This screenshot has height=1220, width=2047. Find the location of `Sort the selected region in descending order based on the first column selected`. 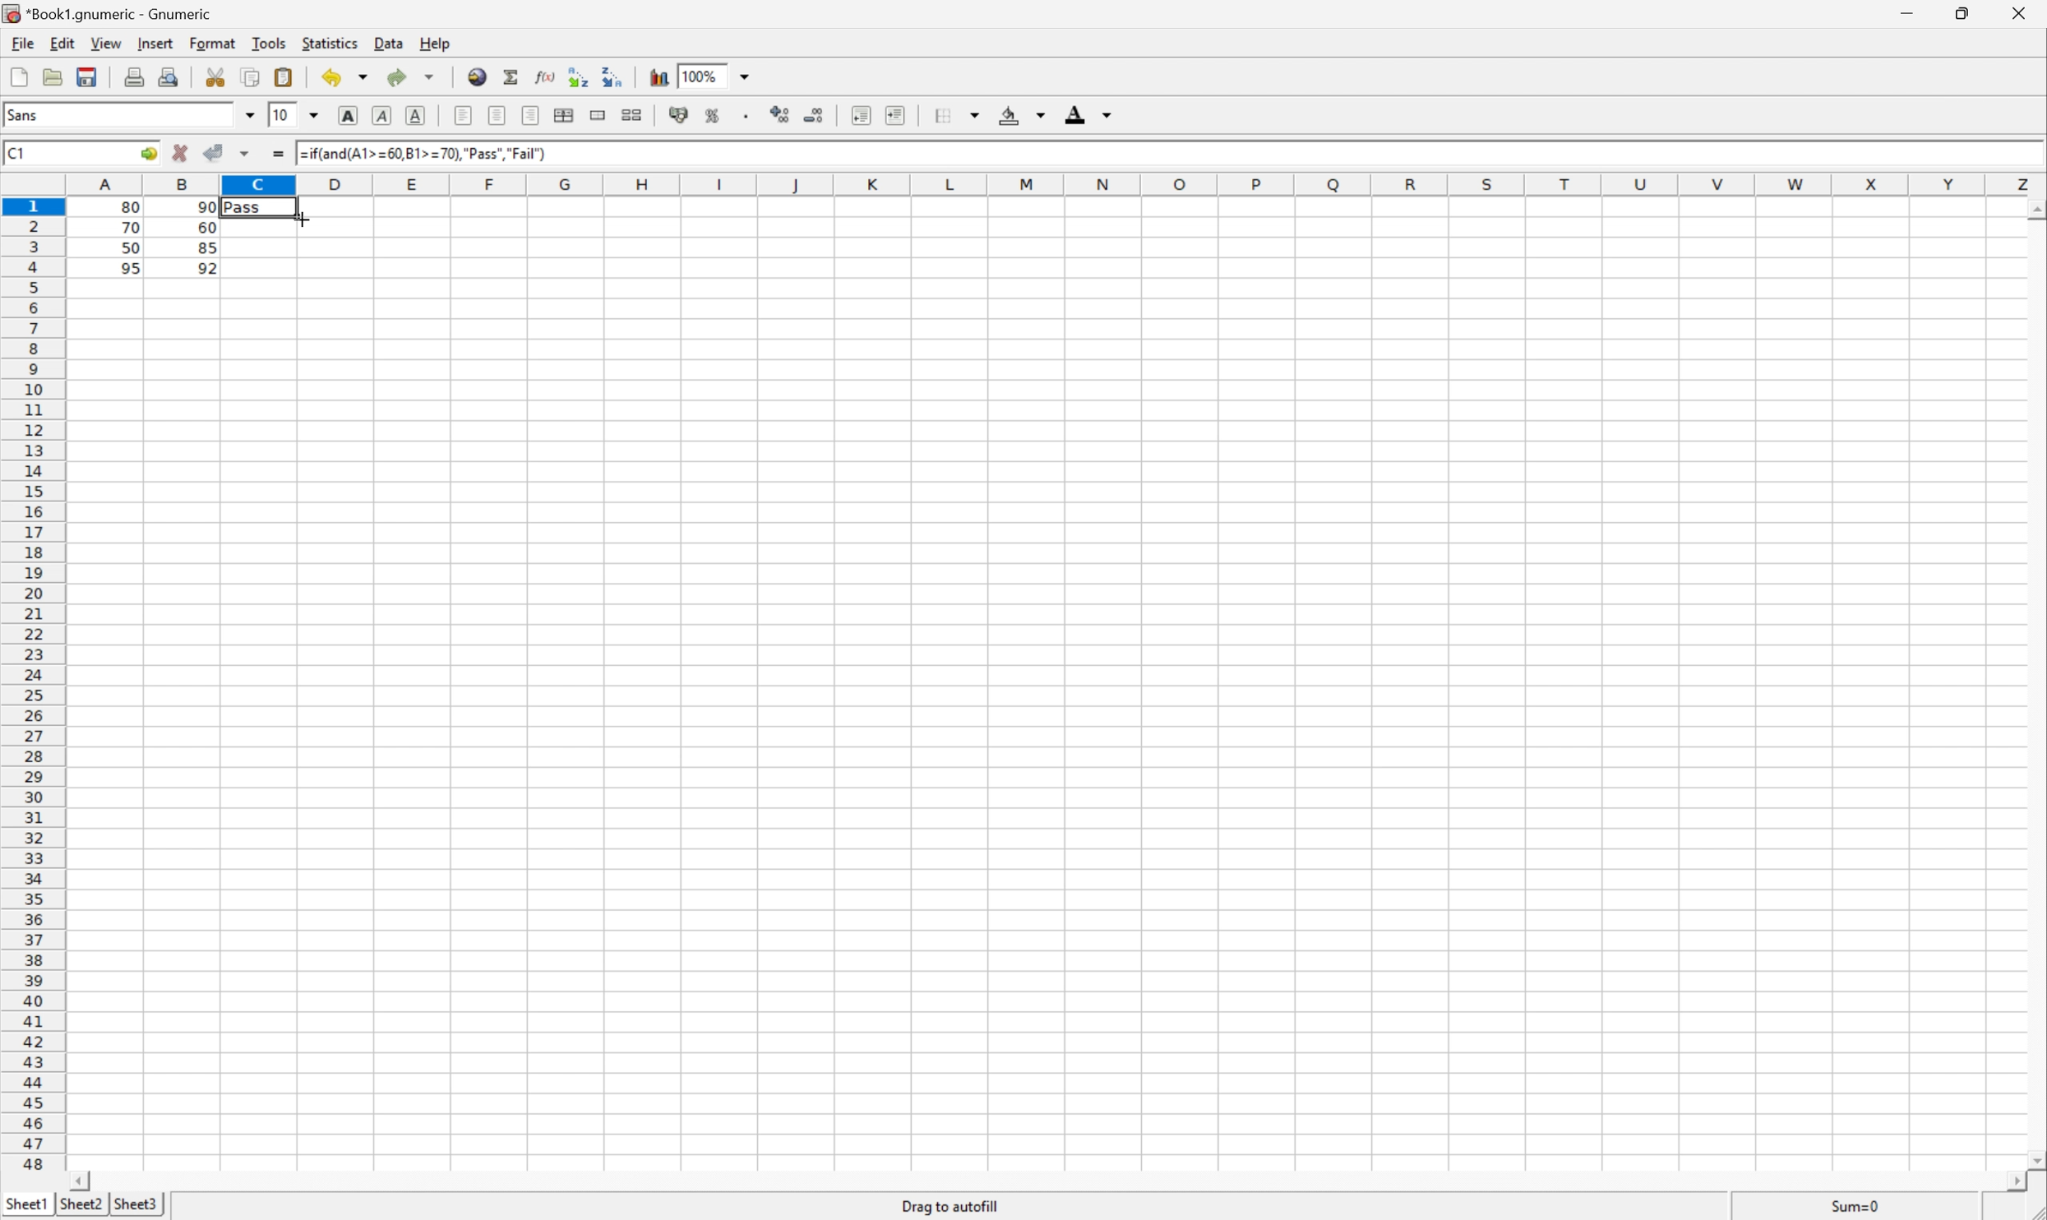

Sort the selected region in descending order based on the first column selected is located at coordinates (616, 79).